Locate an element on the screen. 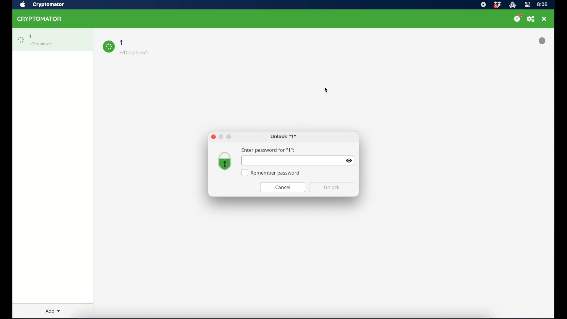  inimize is located at coordinates (221, 137).